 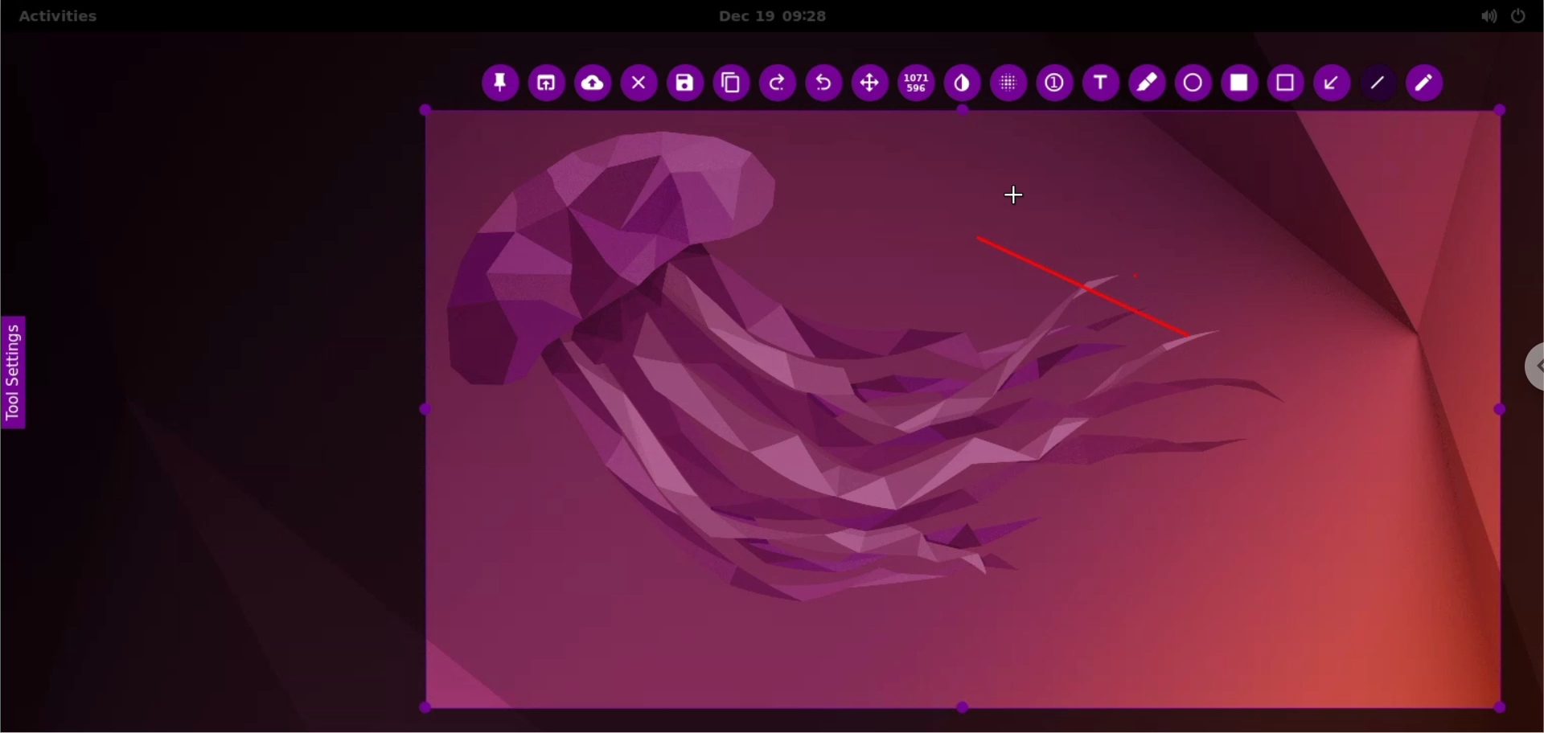 What do you see at coordinates (1283, 83) in the screenshot?
I see `rectangle` at bounding box center [1283, 83].